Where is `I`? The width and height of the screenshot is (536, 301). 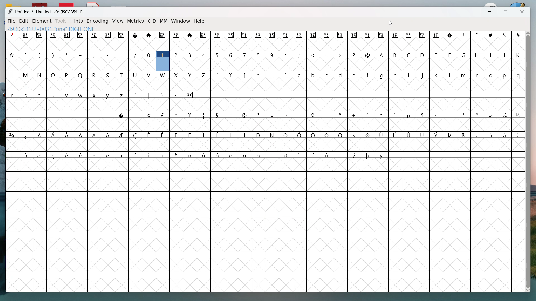
I is located at coordinates (492, 55).